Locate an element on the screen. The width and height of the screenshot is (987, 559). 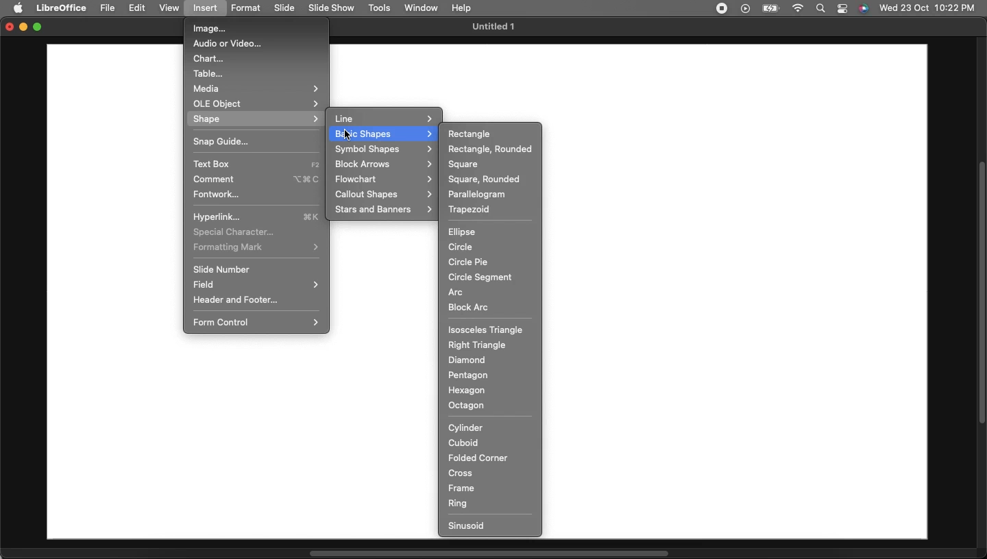
Right triangle is located at coordinates (478, 346).